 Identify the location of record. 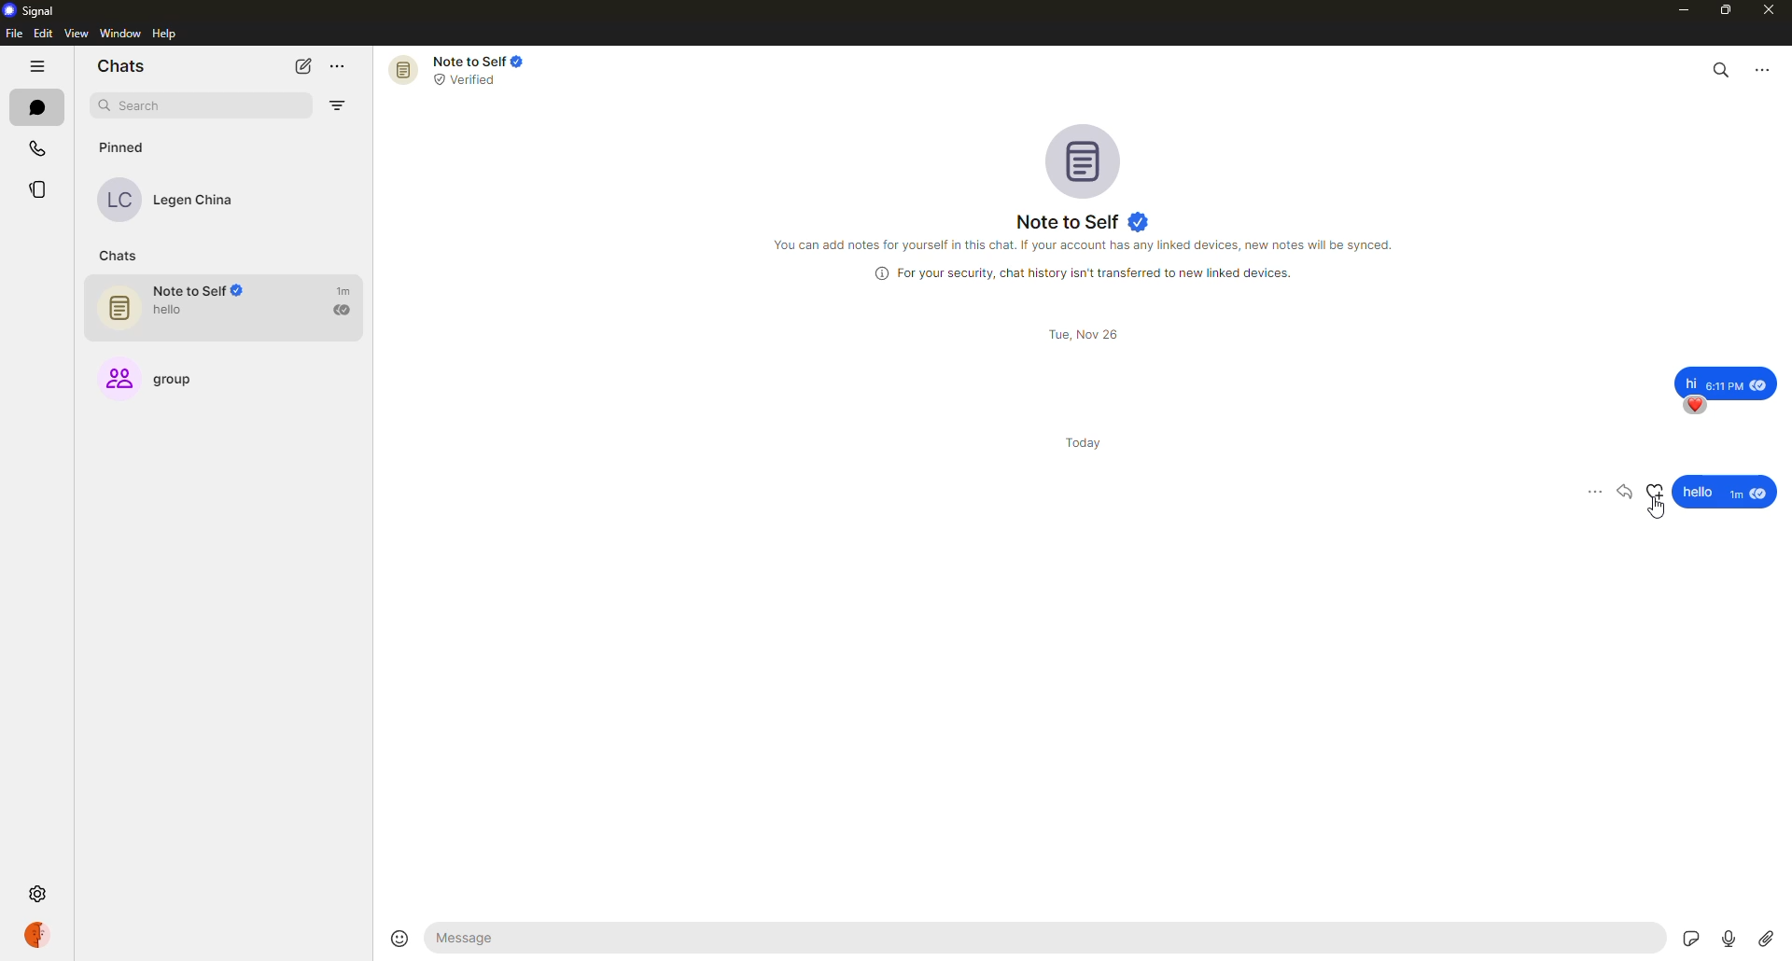
(1725, 934).